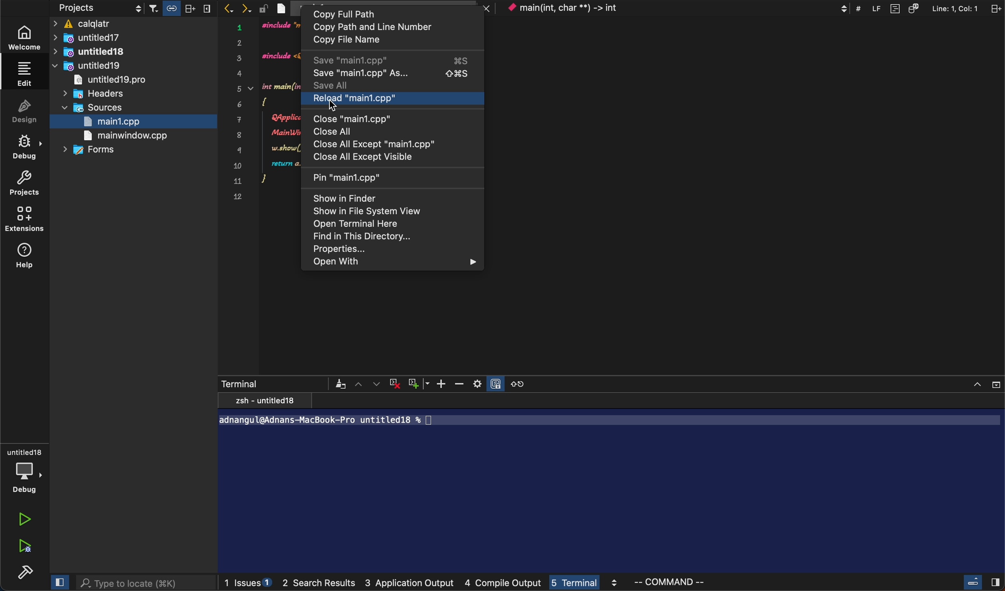 The width and height of the screenshot is (1005, 591). I want to click on design, so click(23, 112).